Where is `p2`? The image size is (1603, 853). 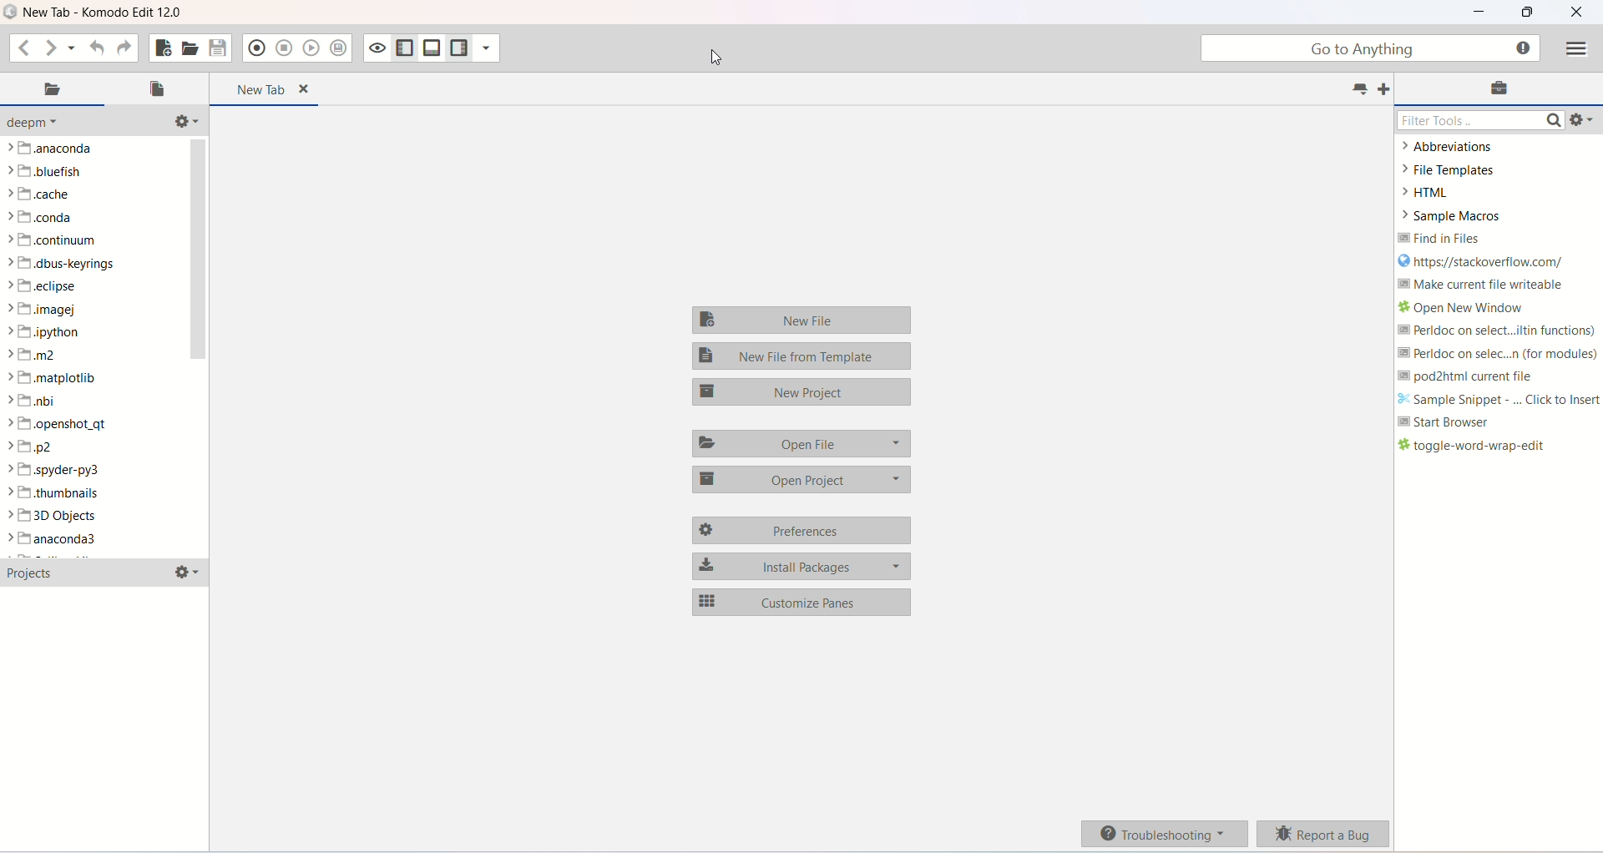
p2 is located at coordinates (33, 447).